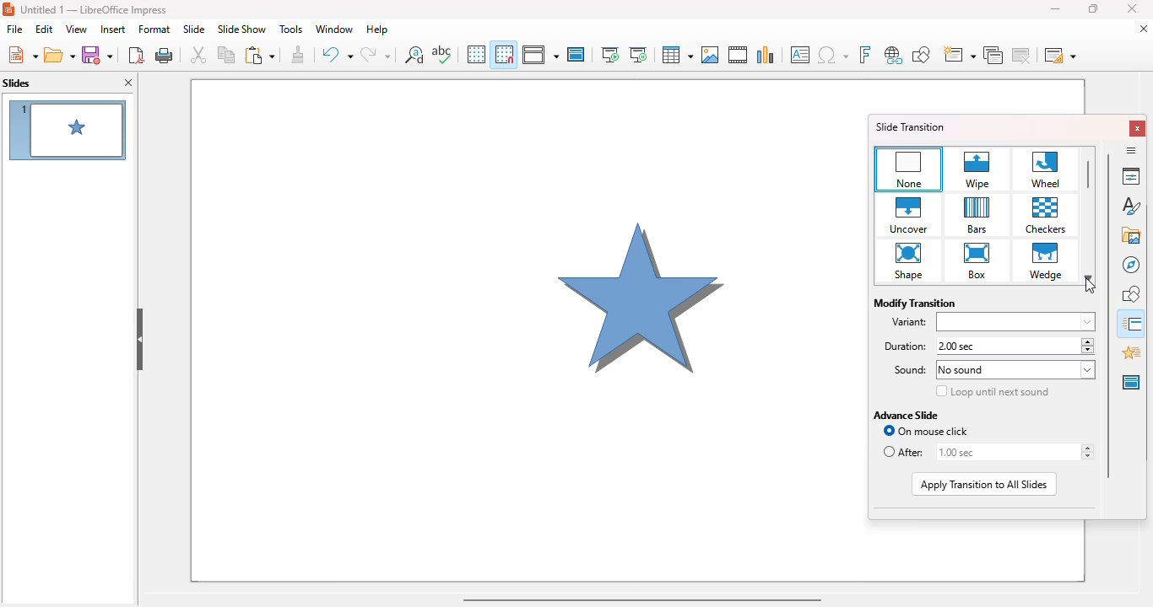  What do you see at coordinates (1086, 341) in the screenshot?
I see `increase duration` at bounding box center [1086, 341].